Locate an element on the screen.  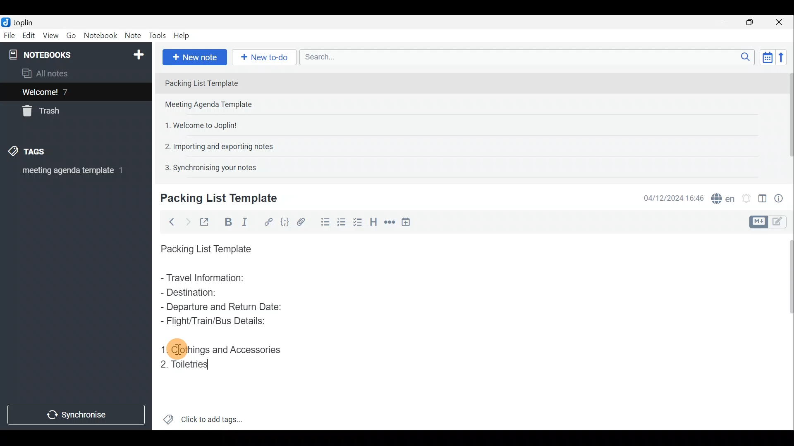
All notes is located at coordinates (48, 73).